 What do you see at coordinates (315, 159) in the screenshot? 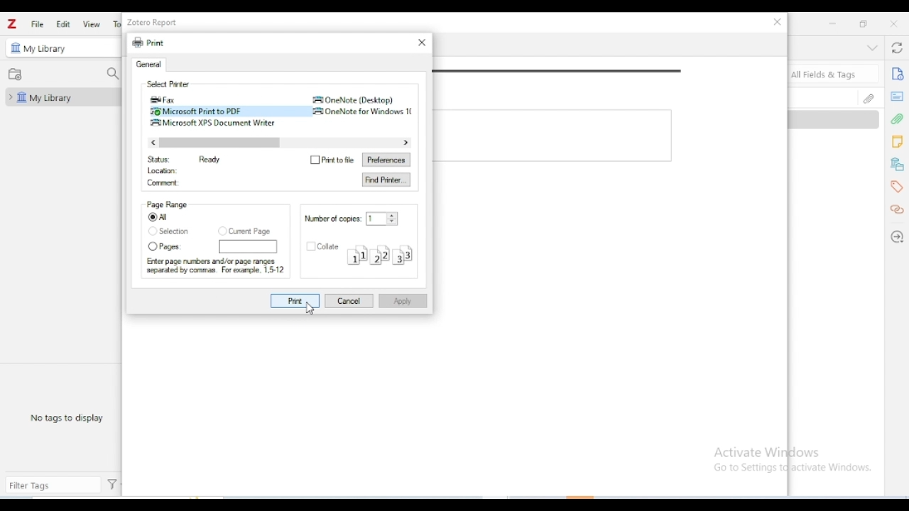
I see `Checkbox` at bounding box center [315, 159].